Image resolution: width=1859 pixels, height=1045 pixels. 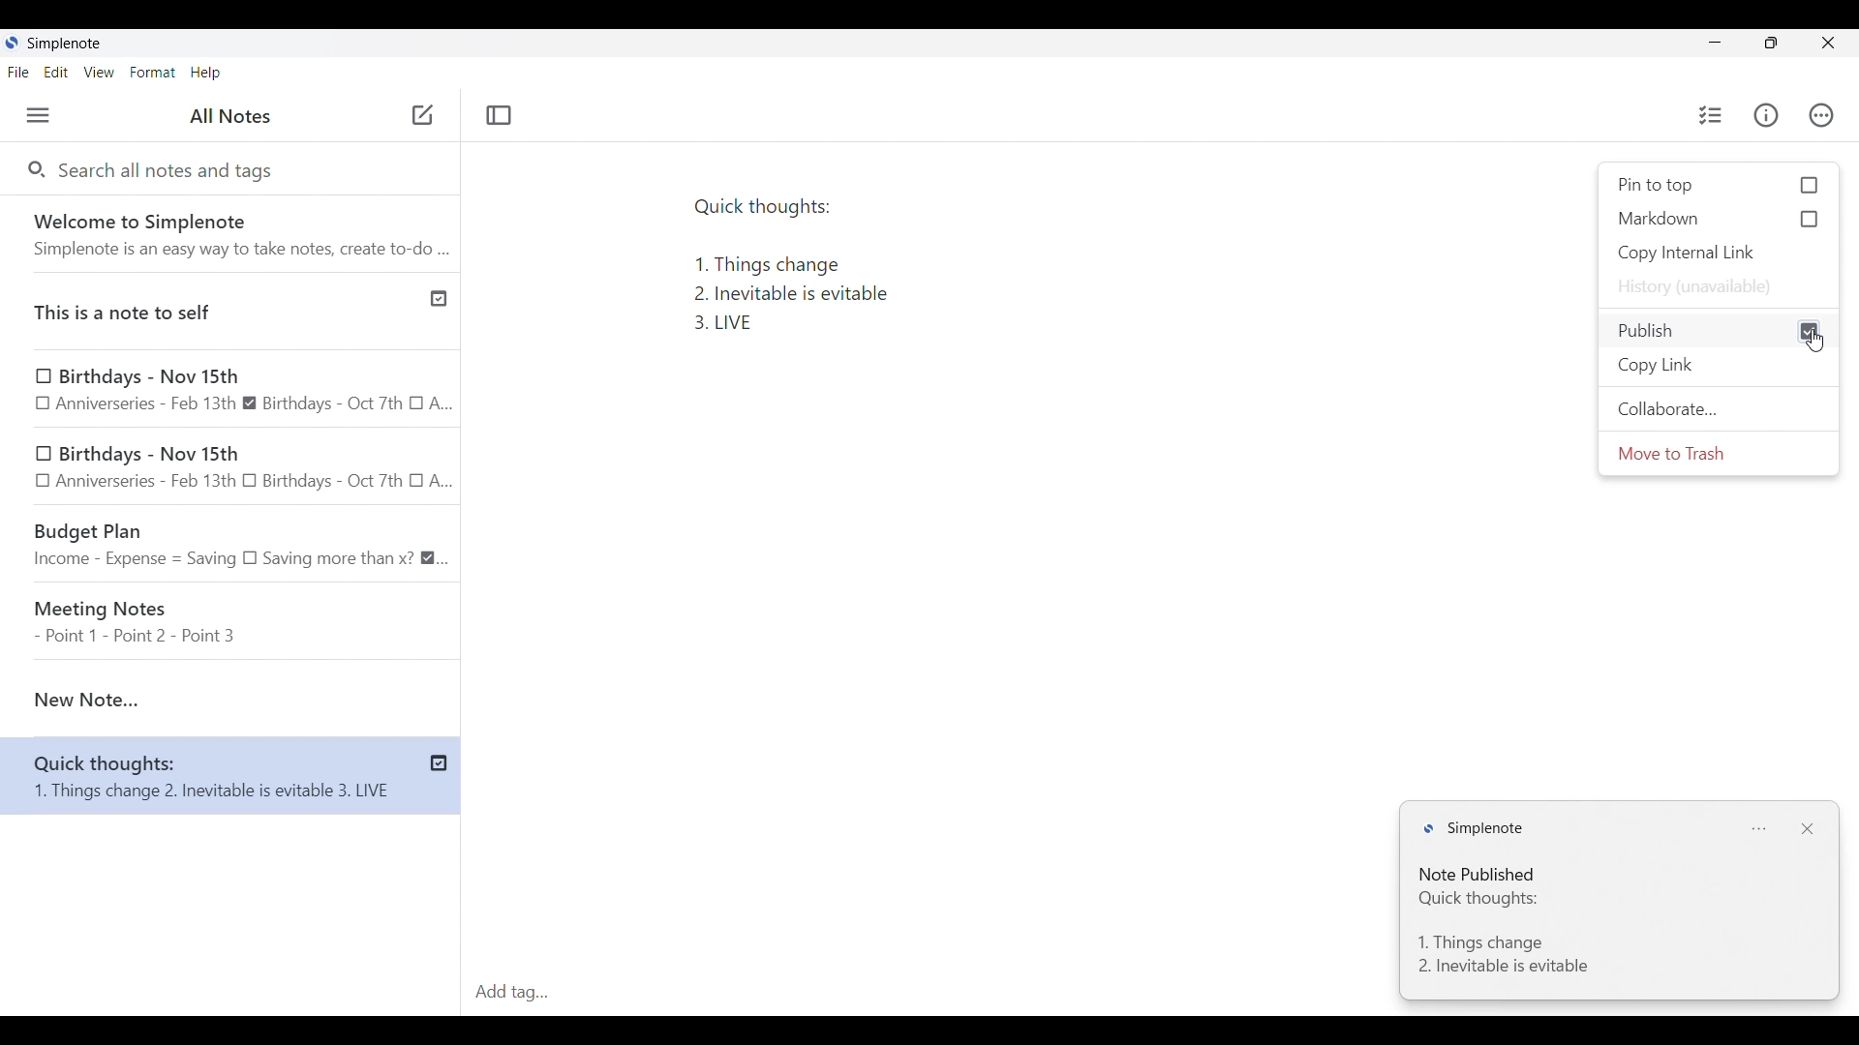 I want to click on Edit menu, so click(x=56, y=72).